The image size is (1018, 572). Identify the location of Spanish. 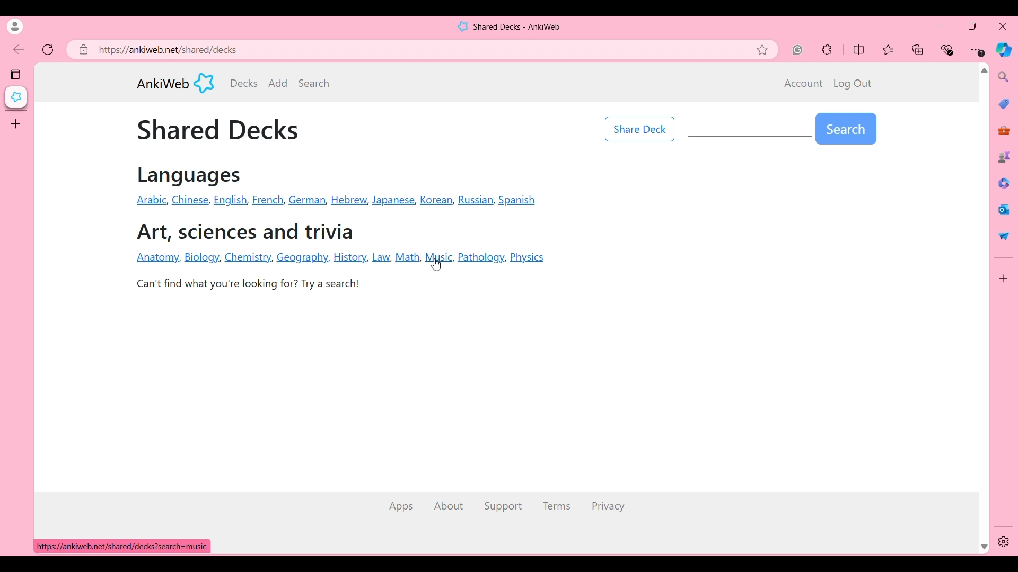
(515, 200).